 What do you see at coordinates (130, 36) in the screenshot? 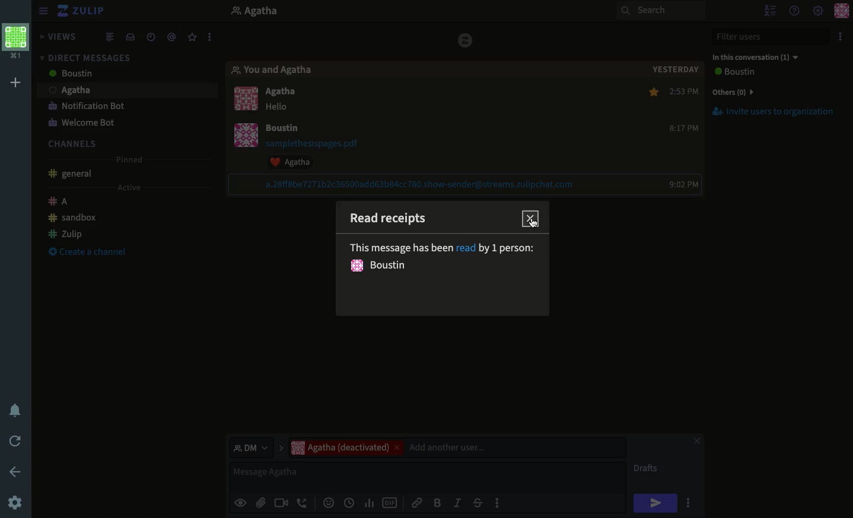
I see `Inbox` at bounding box center [130, 36].